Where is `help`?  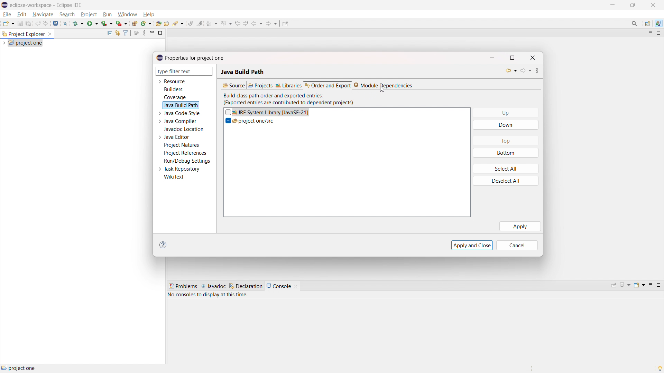 help is located at coordinates (165, 245).